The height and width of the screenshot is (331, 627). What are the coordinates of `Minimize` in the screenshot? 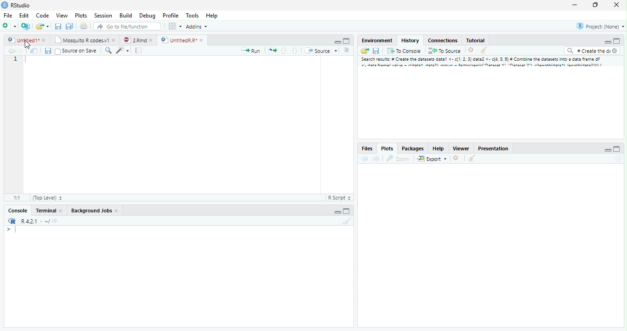 It's located at (337, 42).